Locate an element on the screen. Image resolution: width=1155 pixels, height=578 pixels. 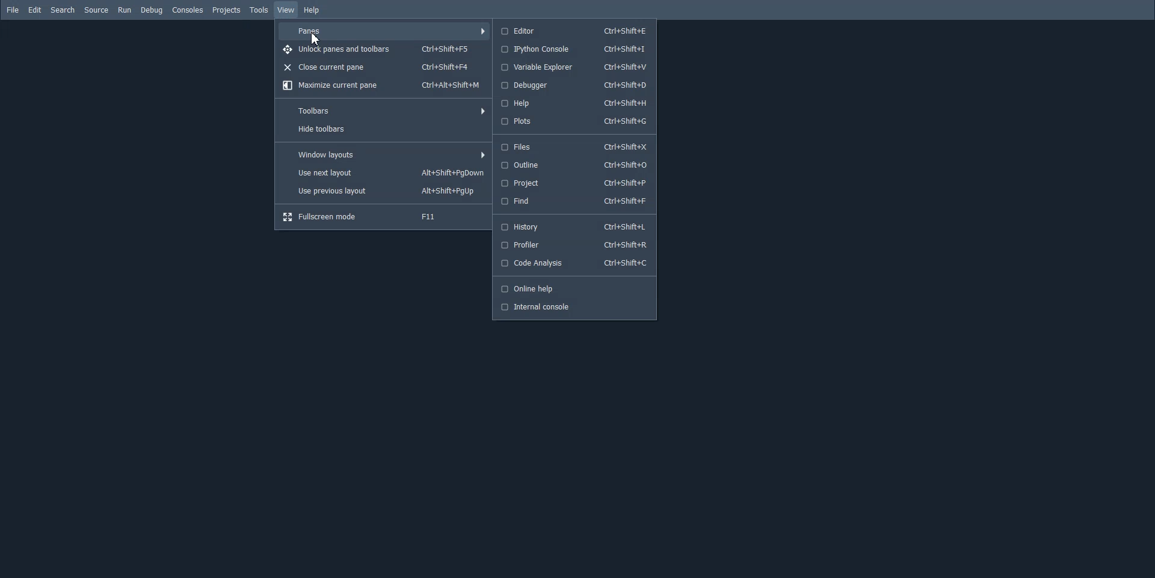
Source is located at coordinates (96, 10).